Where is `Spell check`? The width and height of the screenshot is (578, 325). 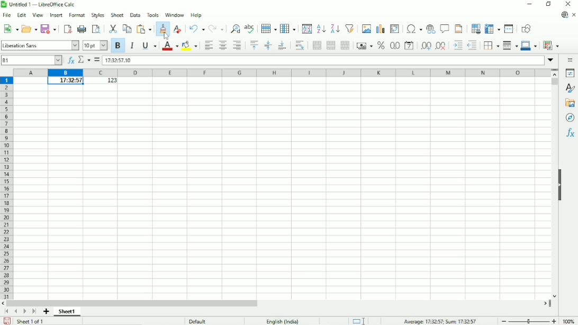
Spell check is located at coordinates (250, 28).